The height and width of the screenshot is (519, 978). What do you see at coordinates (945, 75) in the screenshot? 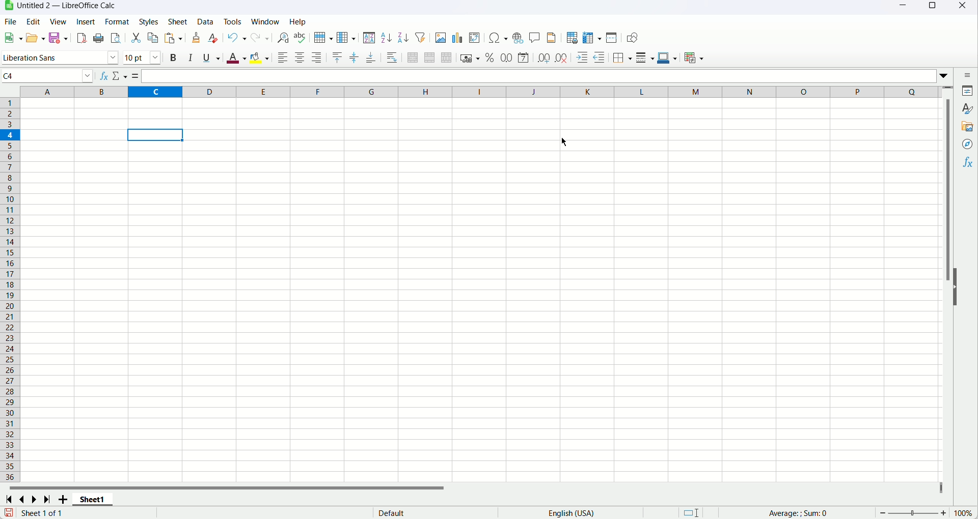
I see `Expand formula bar` at bounding box center [945, 75].